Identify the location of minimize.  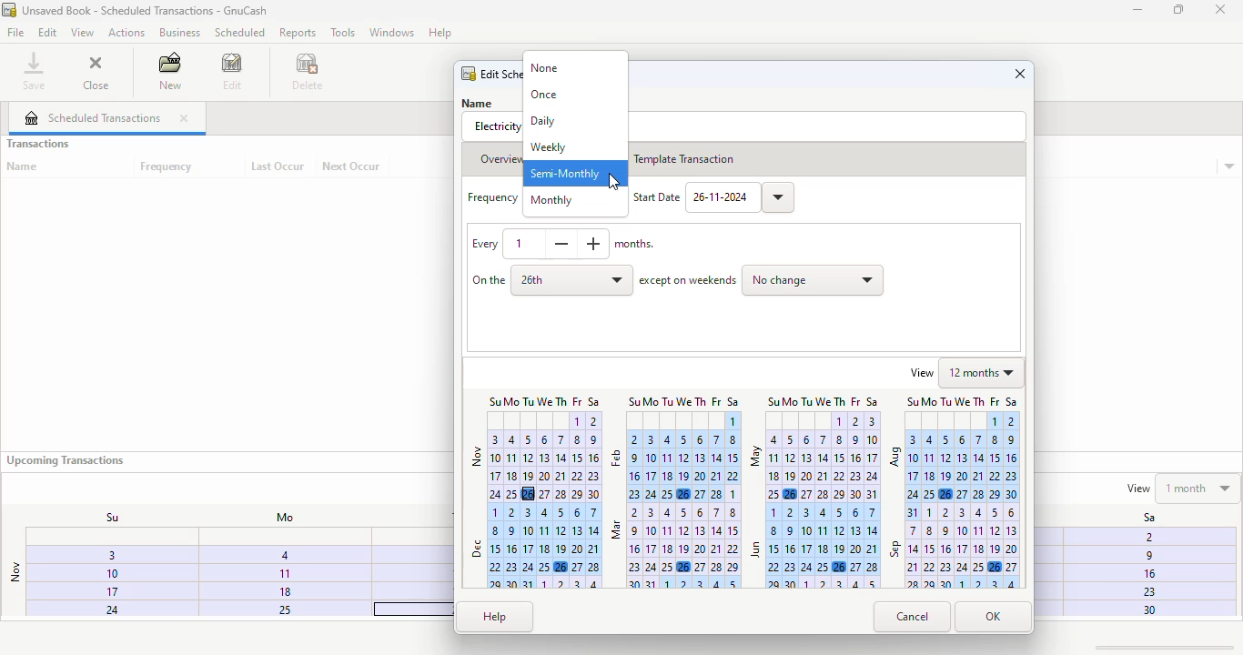
(1137, 10).